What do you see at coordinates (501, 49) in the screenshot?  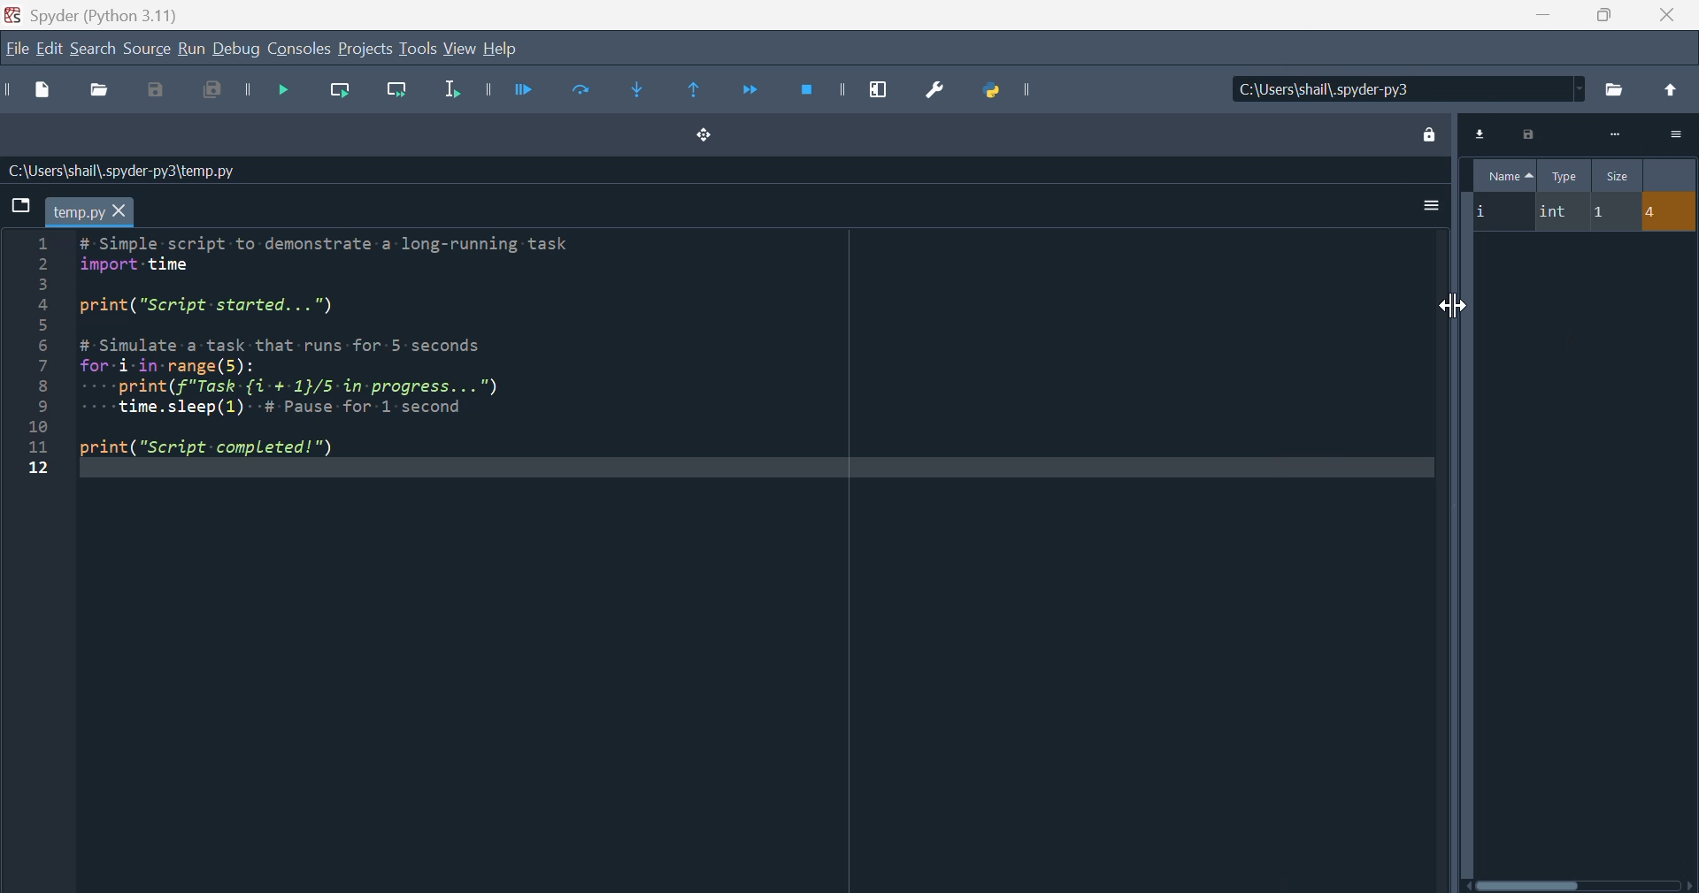 I see `help` at bounding box center [501, 49].